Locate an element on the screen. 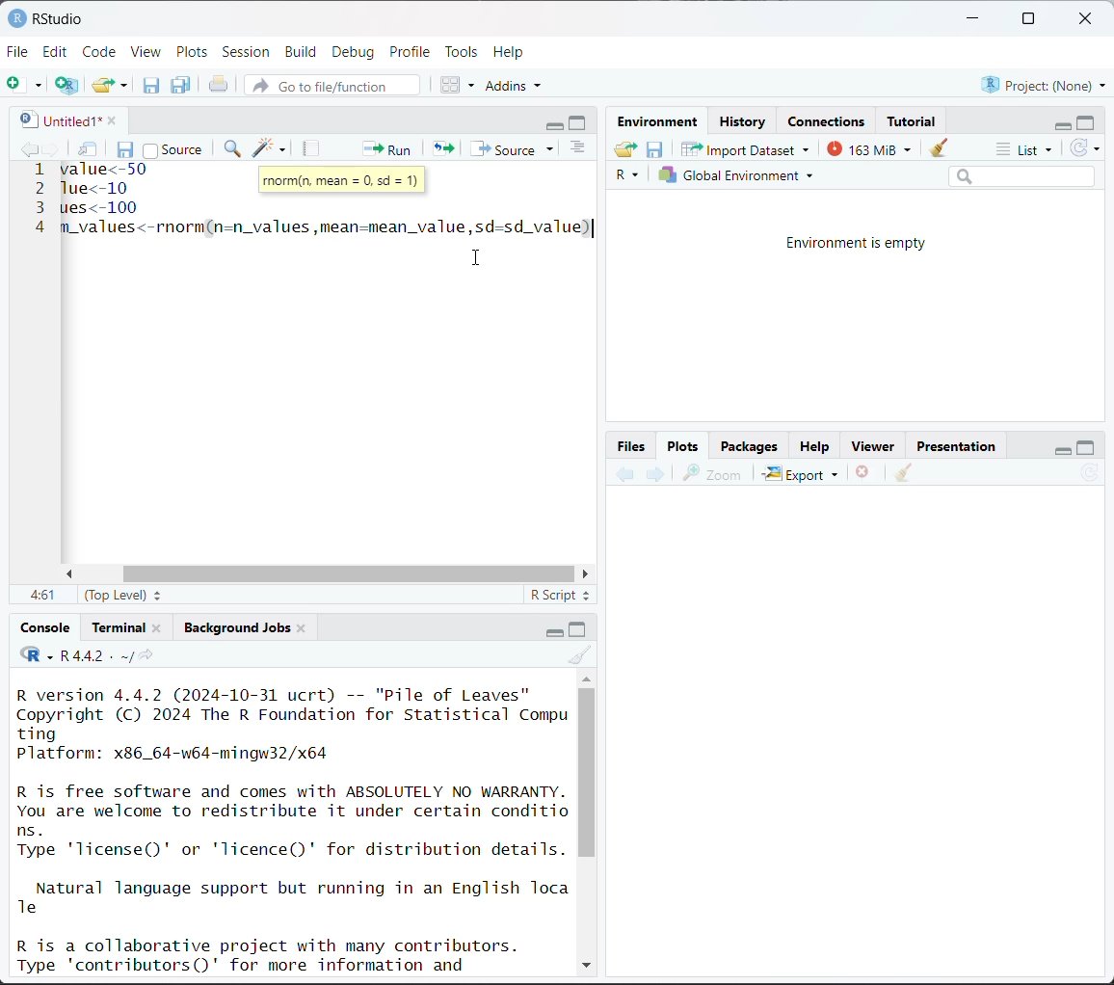 The image size is (1114, 985). Connections is located at coordinates (829, 121).